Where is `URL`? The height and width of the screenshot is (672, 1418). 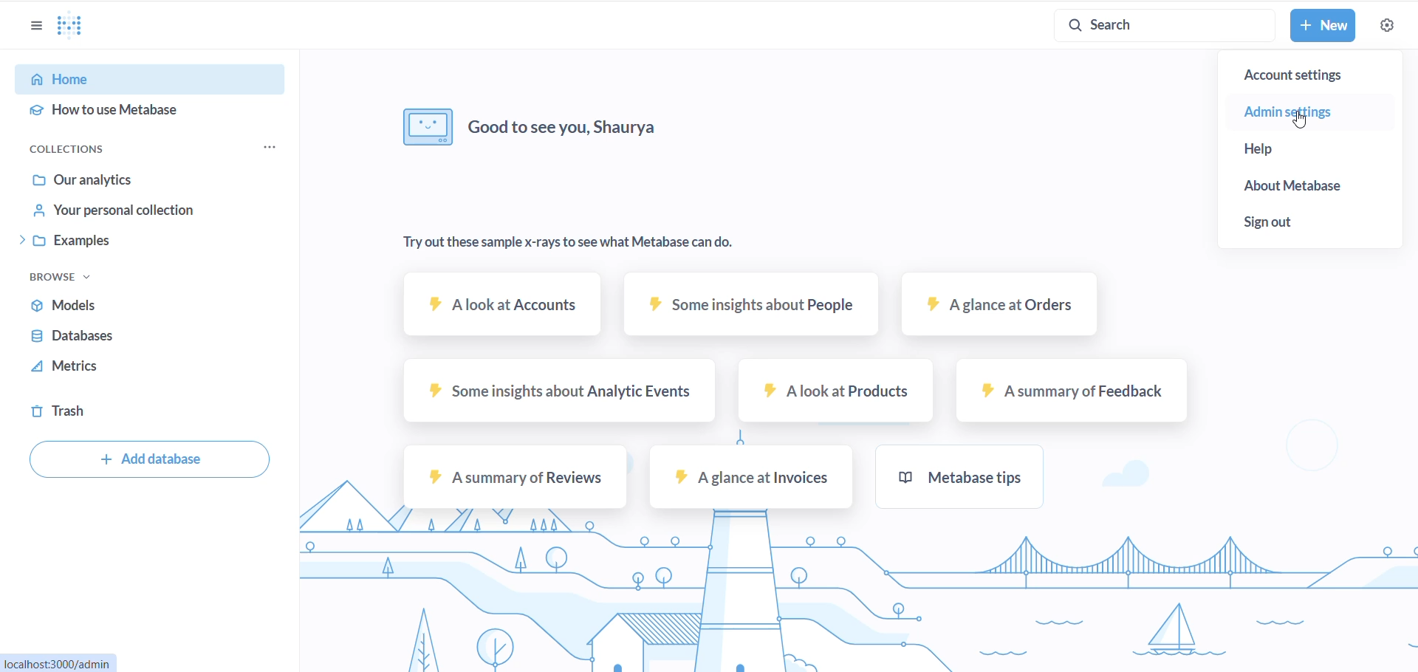
URL is located at coordinates (63, 662).